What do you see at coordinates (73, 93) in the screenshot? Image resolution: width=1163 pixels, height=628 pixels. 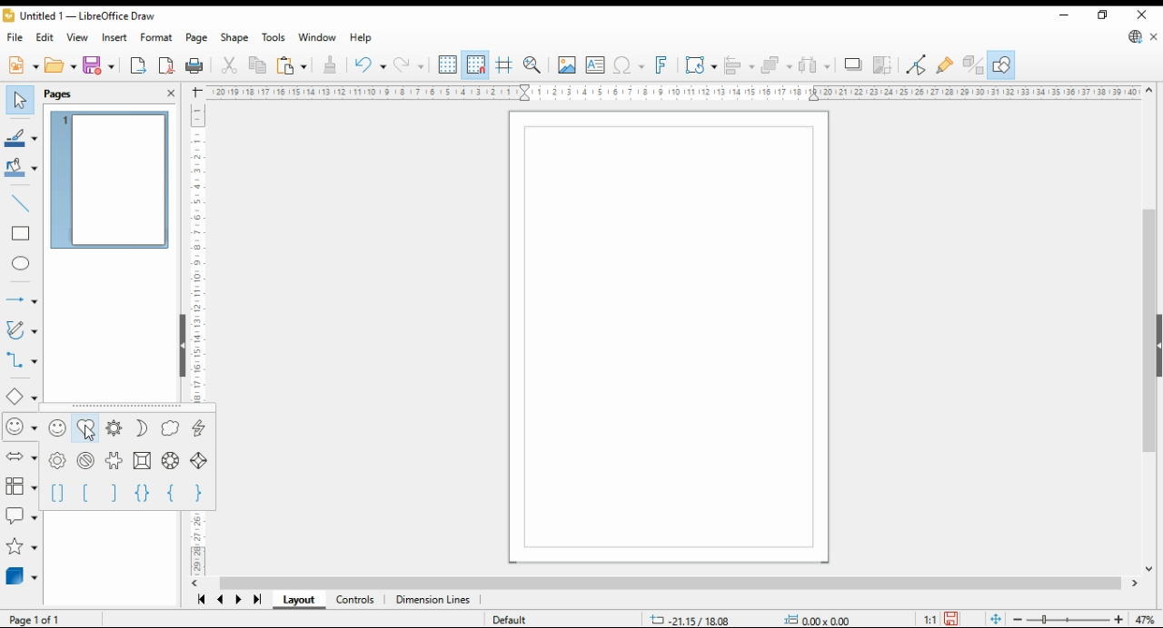 I see `pages` at bounding box center [73, 93].